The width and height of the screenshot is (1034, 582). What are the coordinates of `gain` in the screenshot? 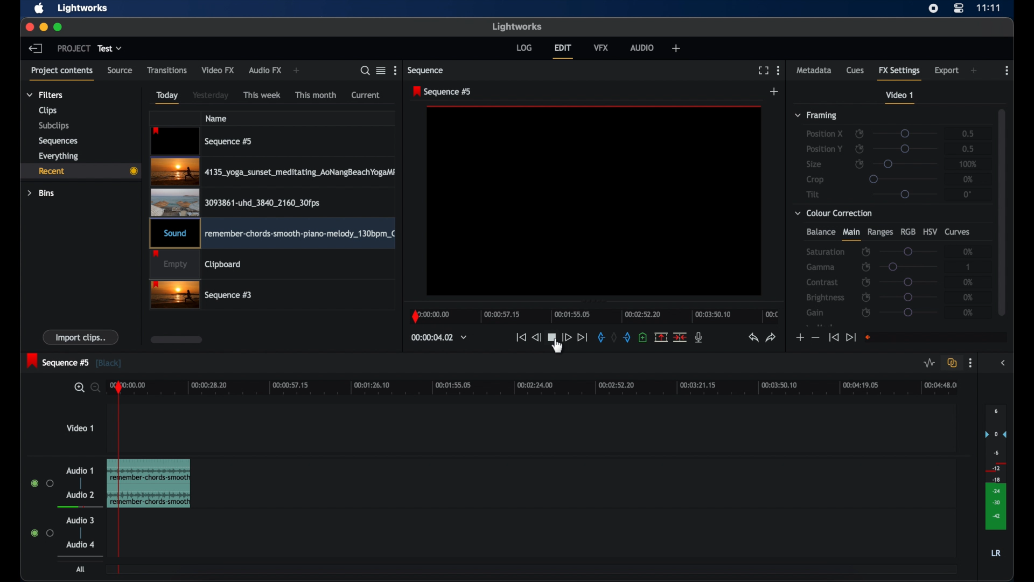 It's located at (816, 313).